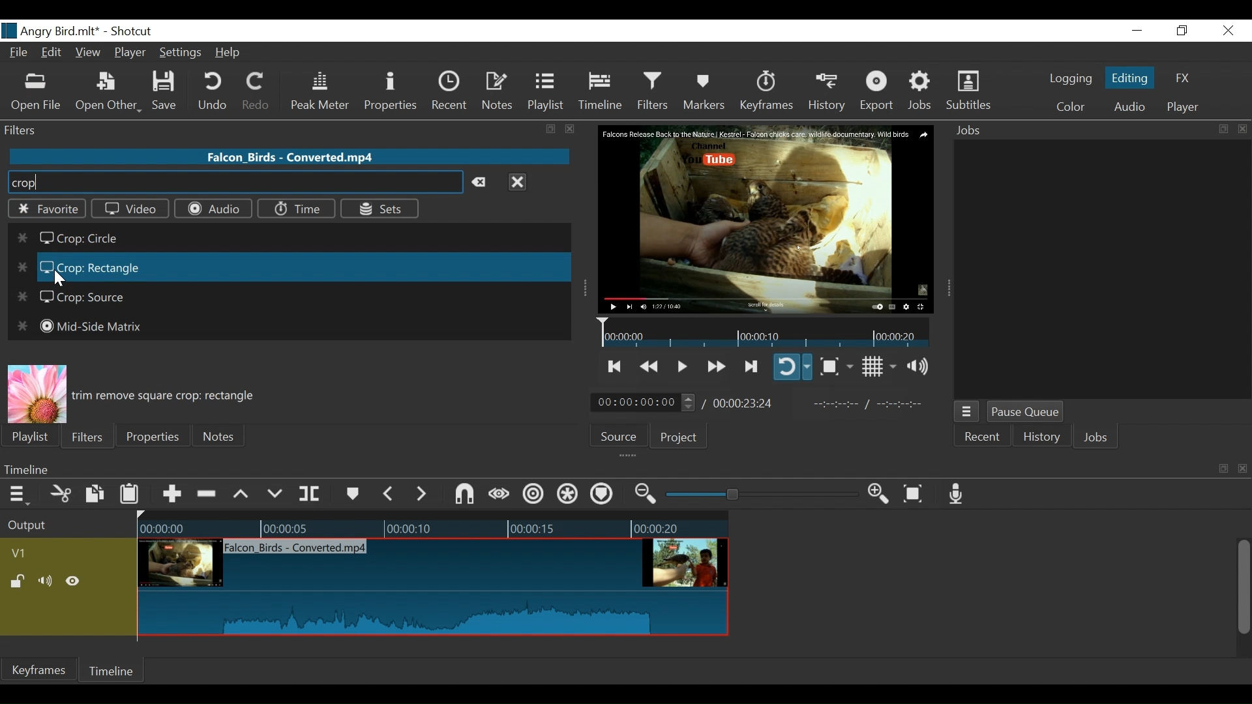 The image size is (1252, 704). Describe the element at coordinates (1137, 31) in the screenshot. I see `minimize` at that location.